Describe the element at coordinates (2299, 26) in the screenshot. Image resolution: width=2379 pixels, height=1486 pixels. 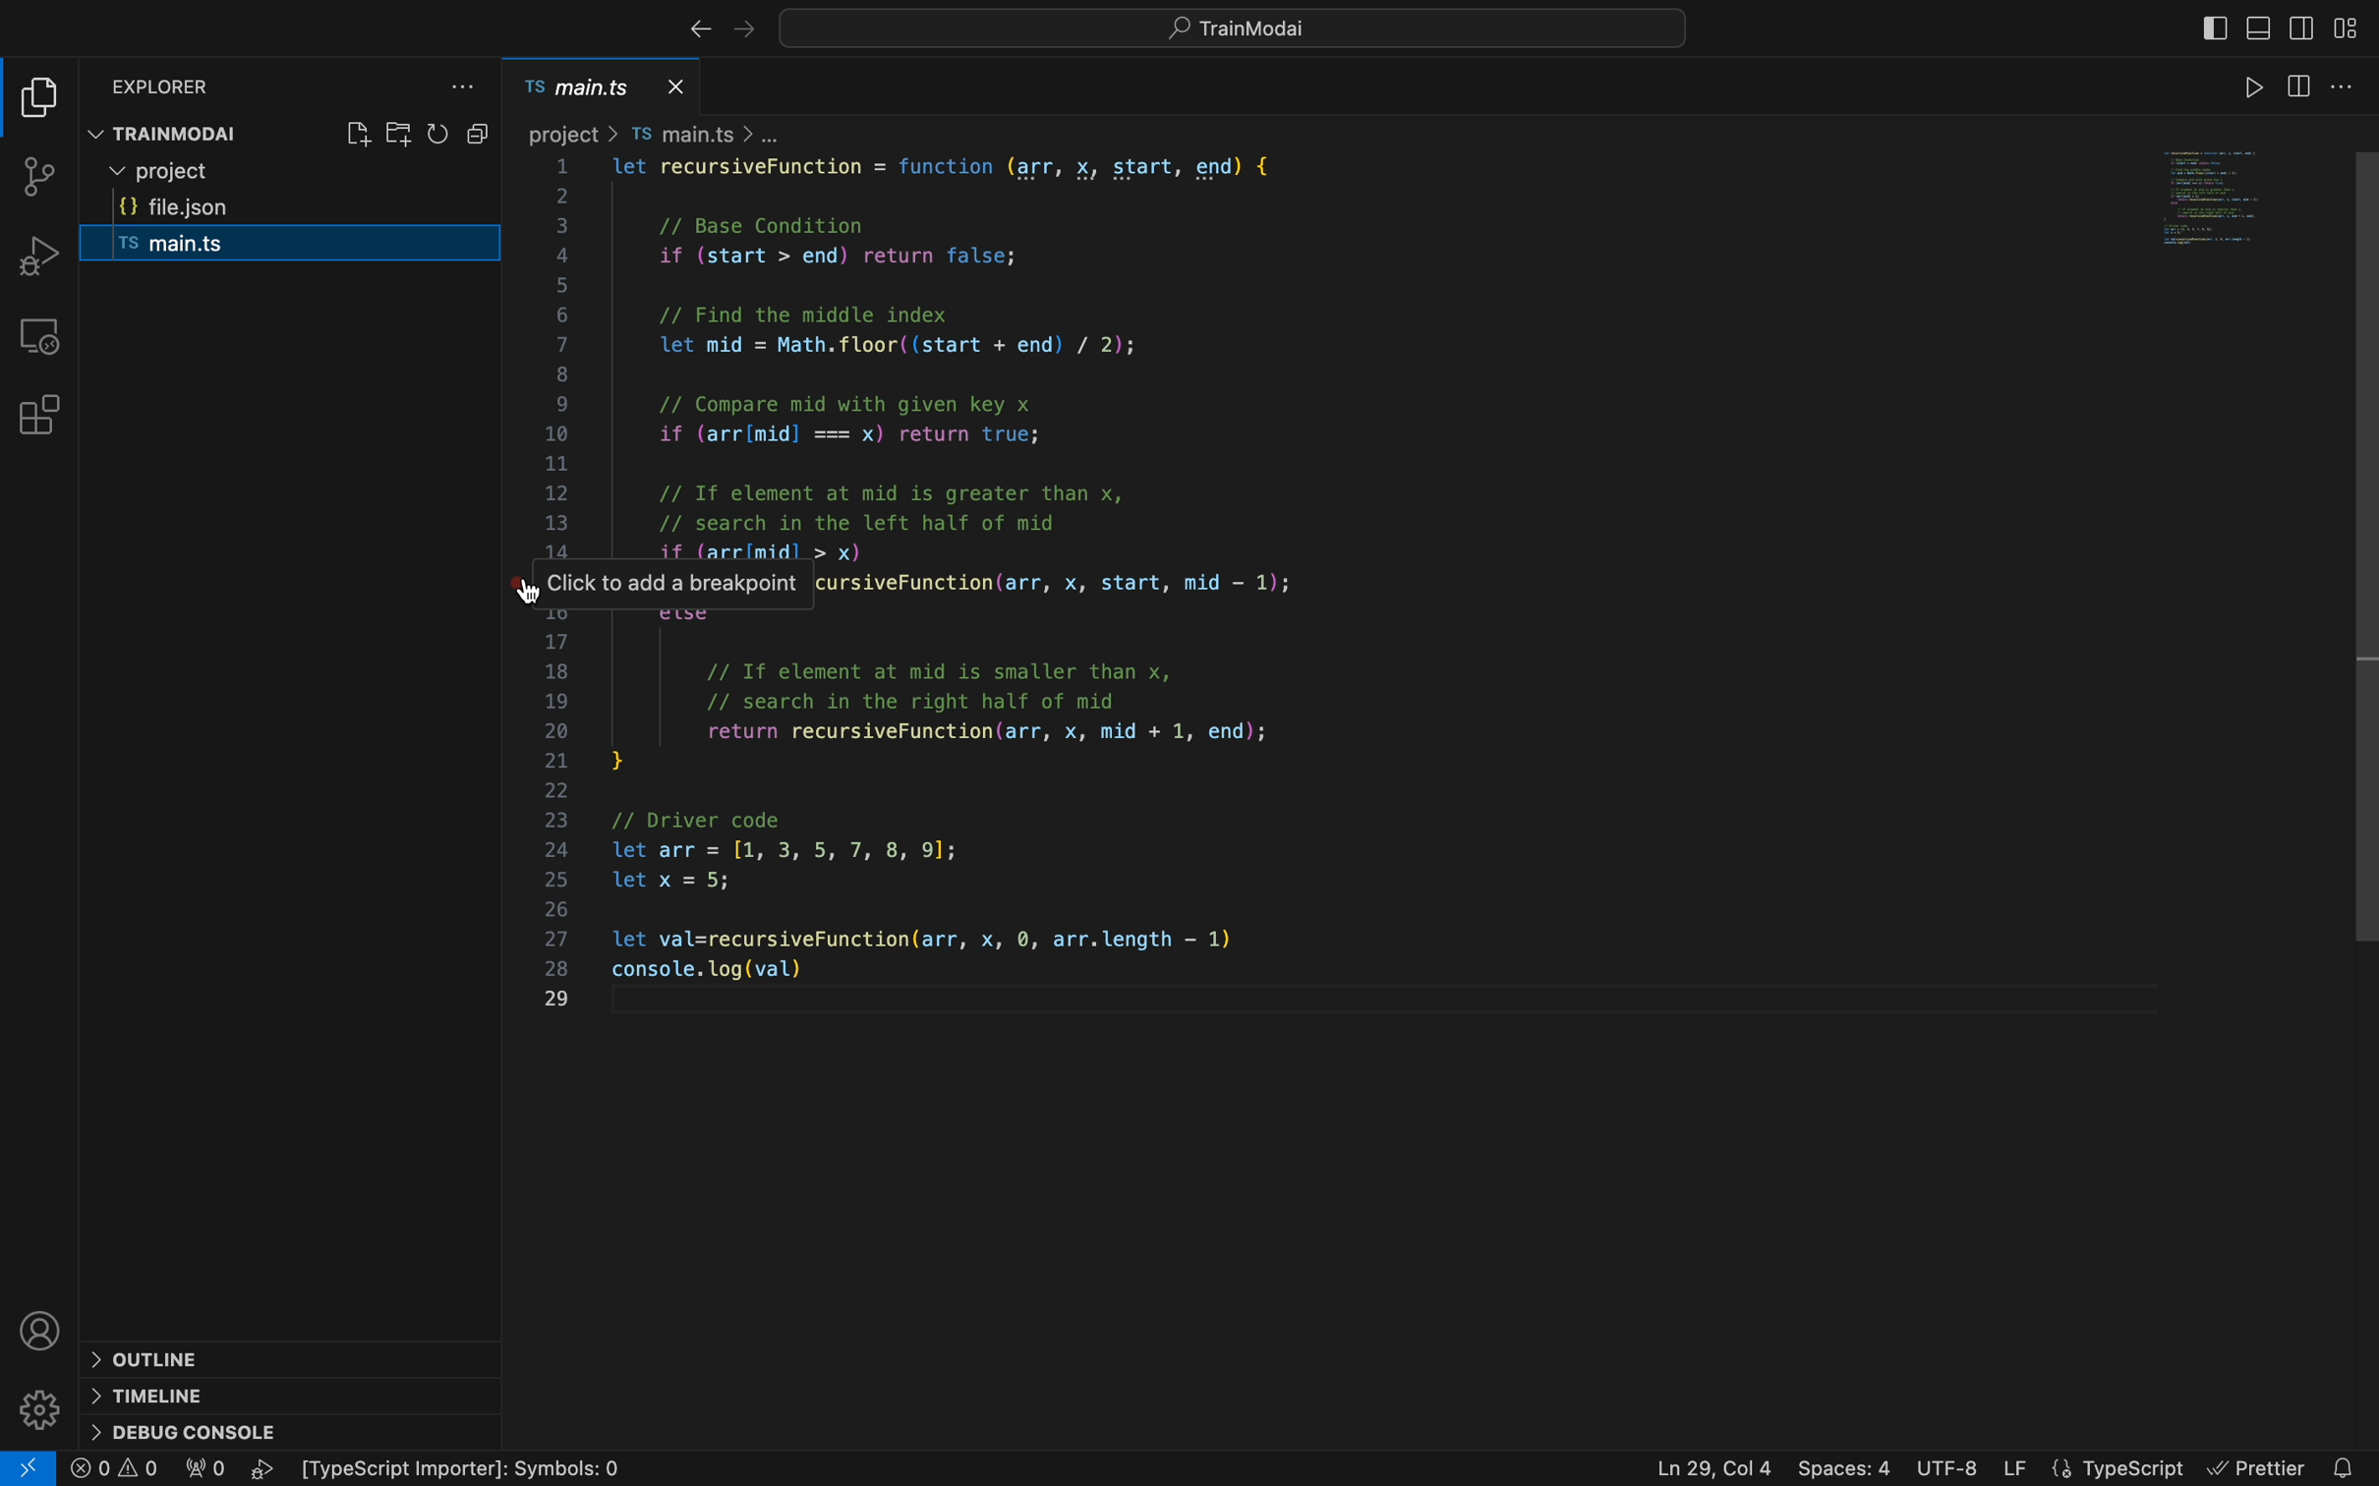
I see `` at that location.